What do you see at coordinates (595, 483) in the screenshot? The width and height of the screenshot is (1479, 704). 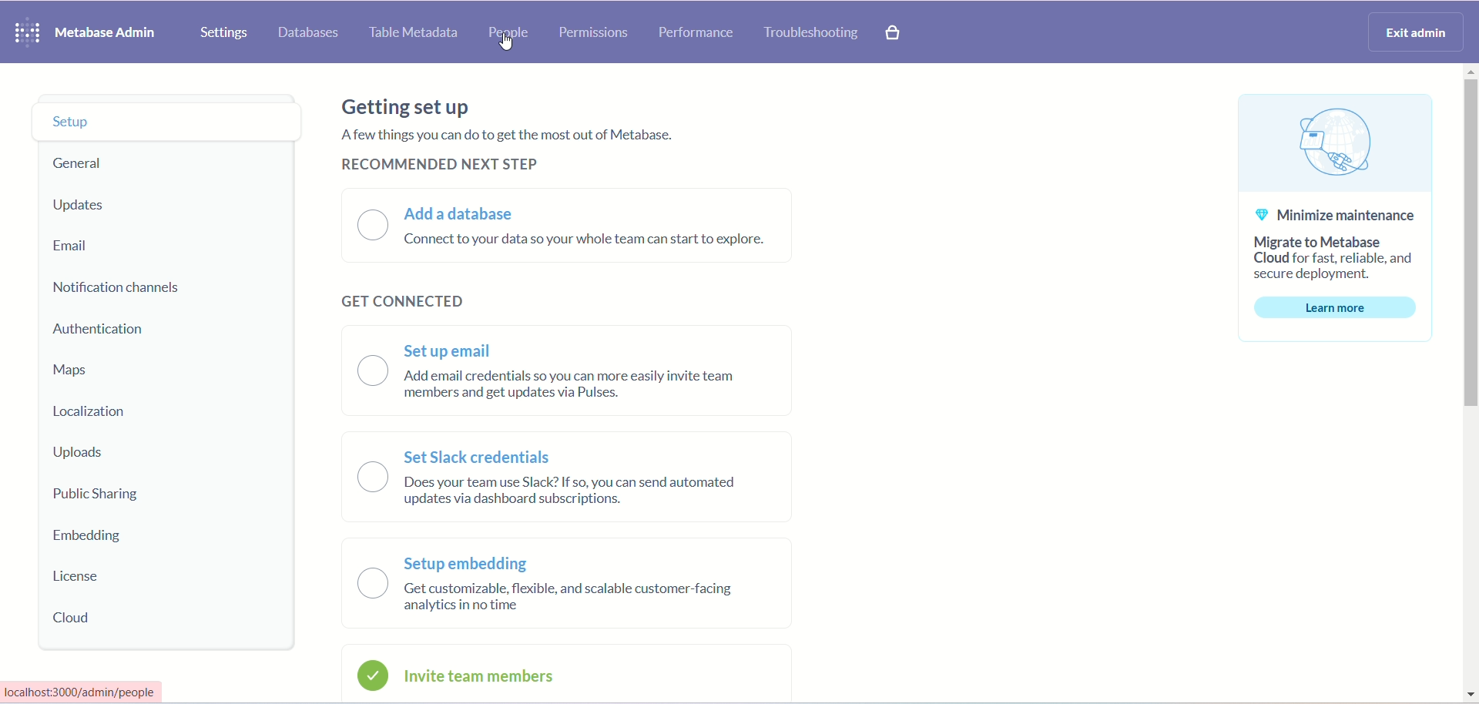 I see `set slack credentials` at bounding box center [595, 483].